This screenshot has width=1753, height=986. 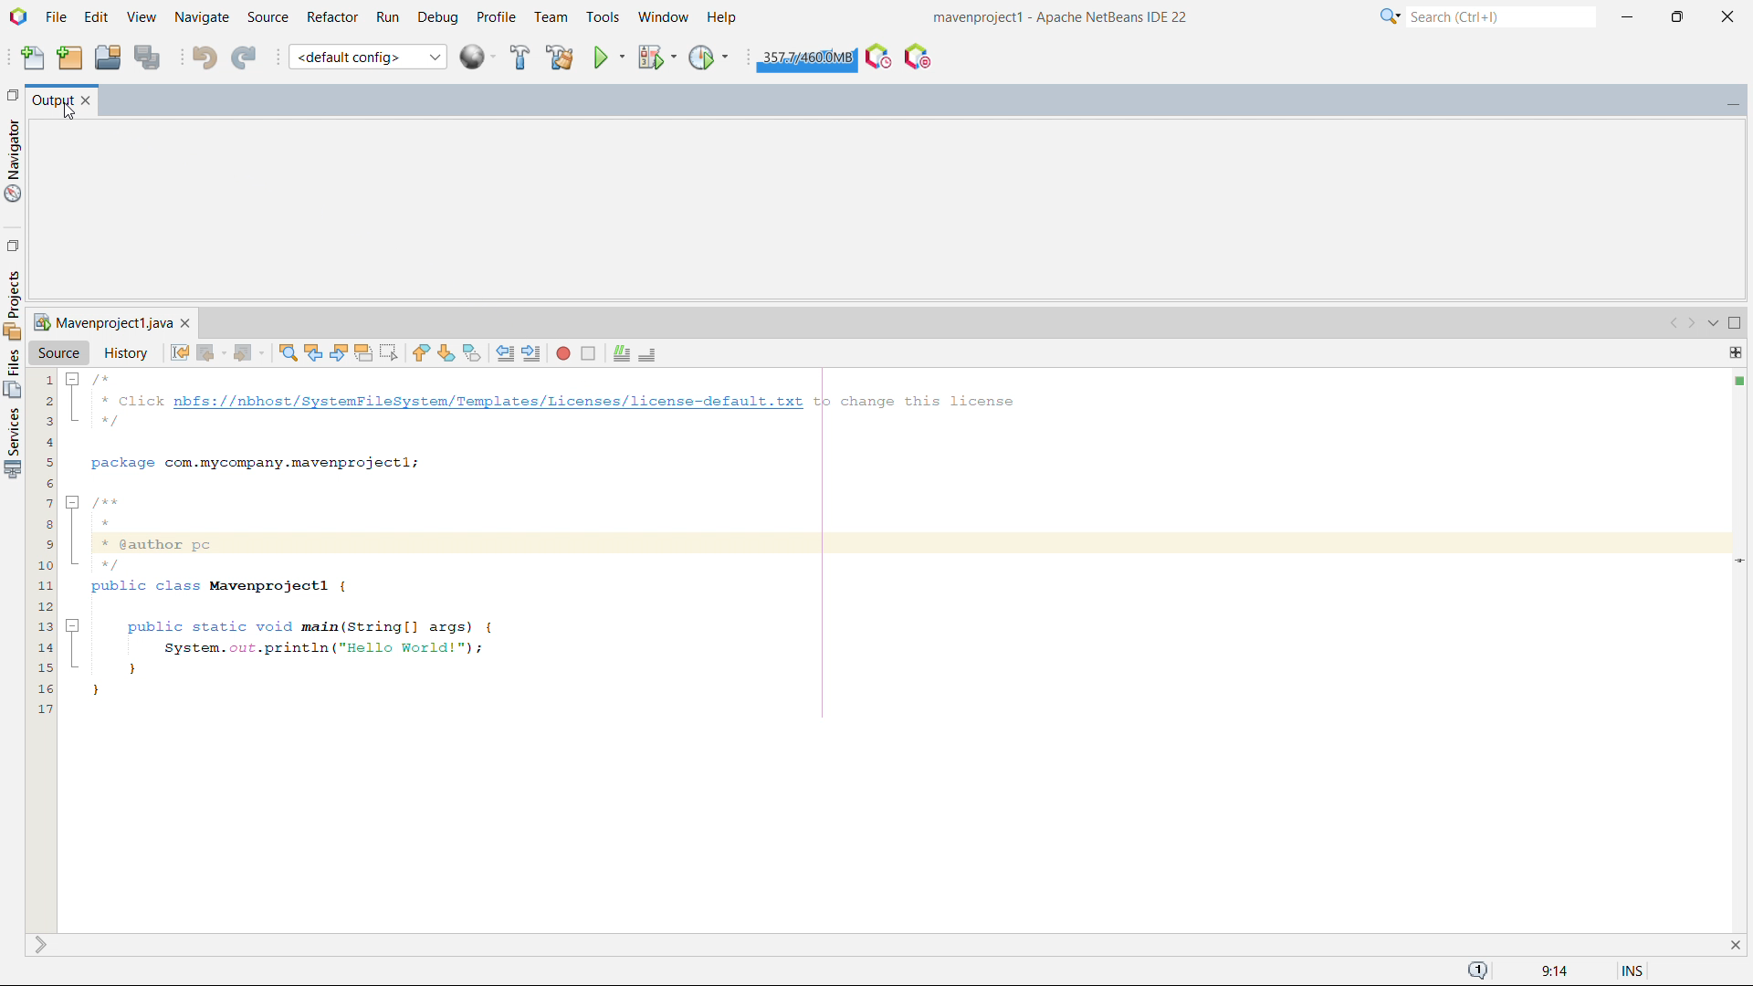 I want to click on open project, so click(x=107, y=55).